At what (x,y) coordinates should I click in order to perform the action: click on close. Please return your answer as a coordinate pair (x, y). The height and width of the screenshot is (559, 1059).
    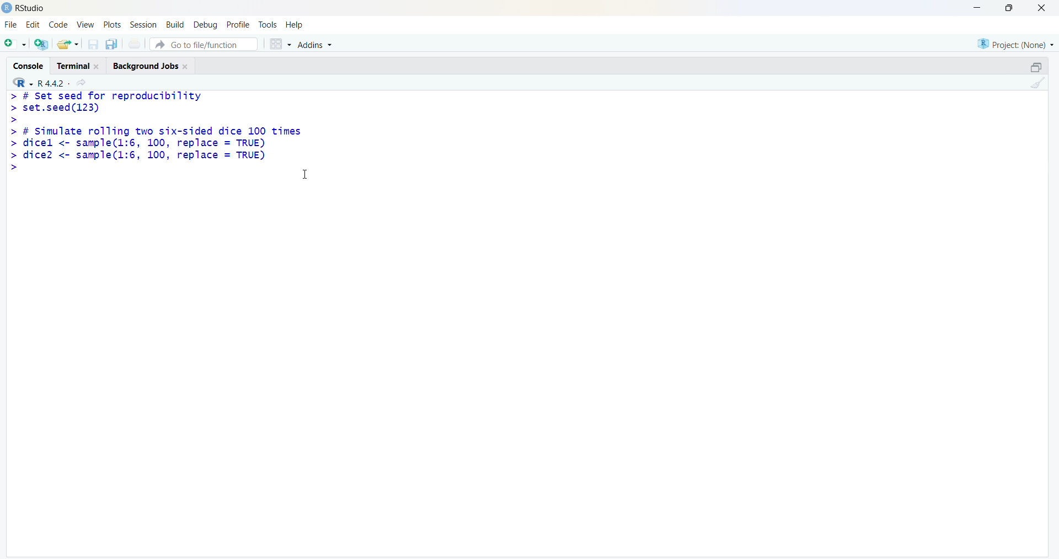
    Looking at the image, I should click on (186, 67).